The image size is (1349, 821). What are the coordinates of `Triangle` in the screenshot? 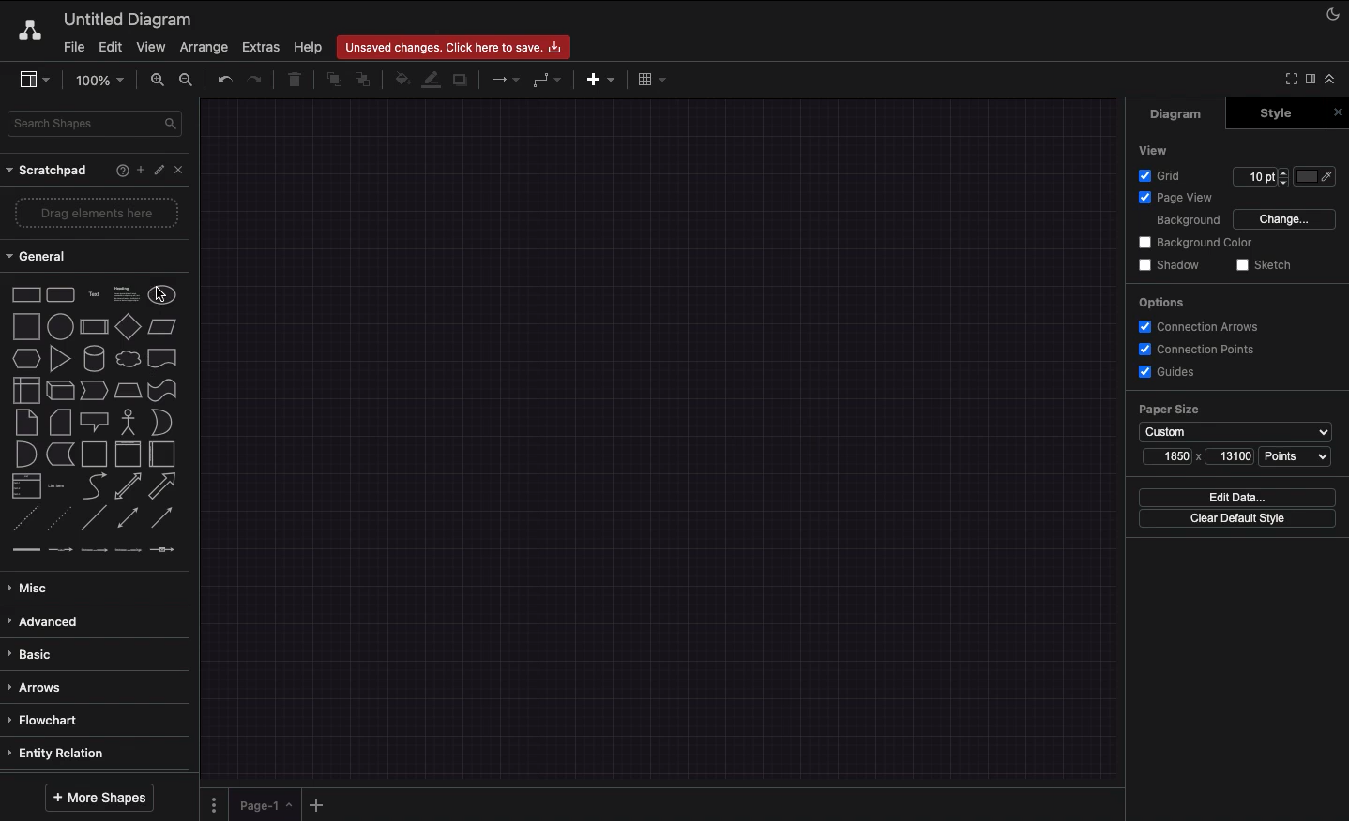 It's located at (60, 358).